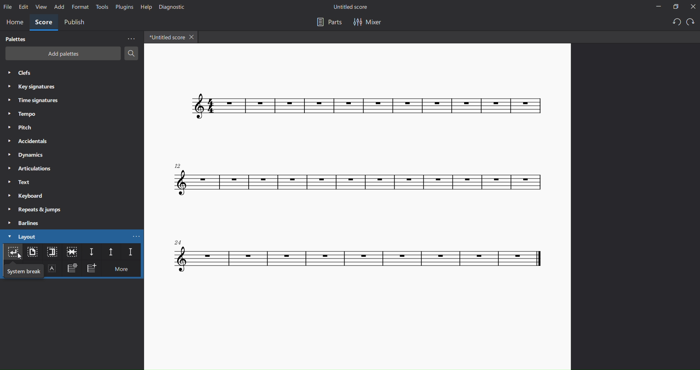 Image resolution: width=700 pixels, height=370 pixels. Describe the element at coordinates (193, 38) in the screenshot. I see `close tab` at that location.